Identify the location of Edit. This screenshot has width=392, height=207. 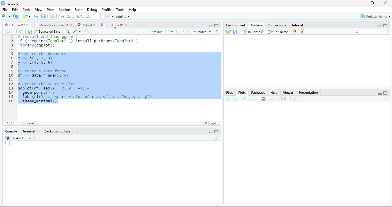
(15, 9).